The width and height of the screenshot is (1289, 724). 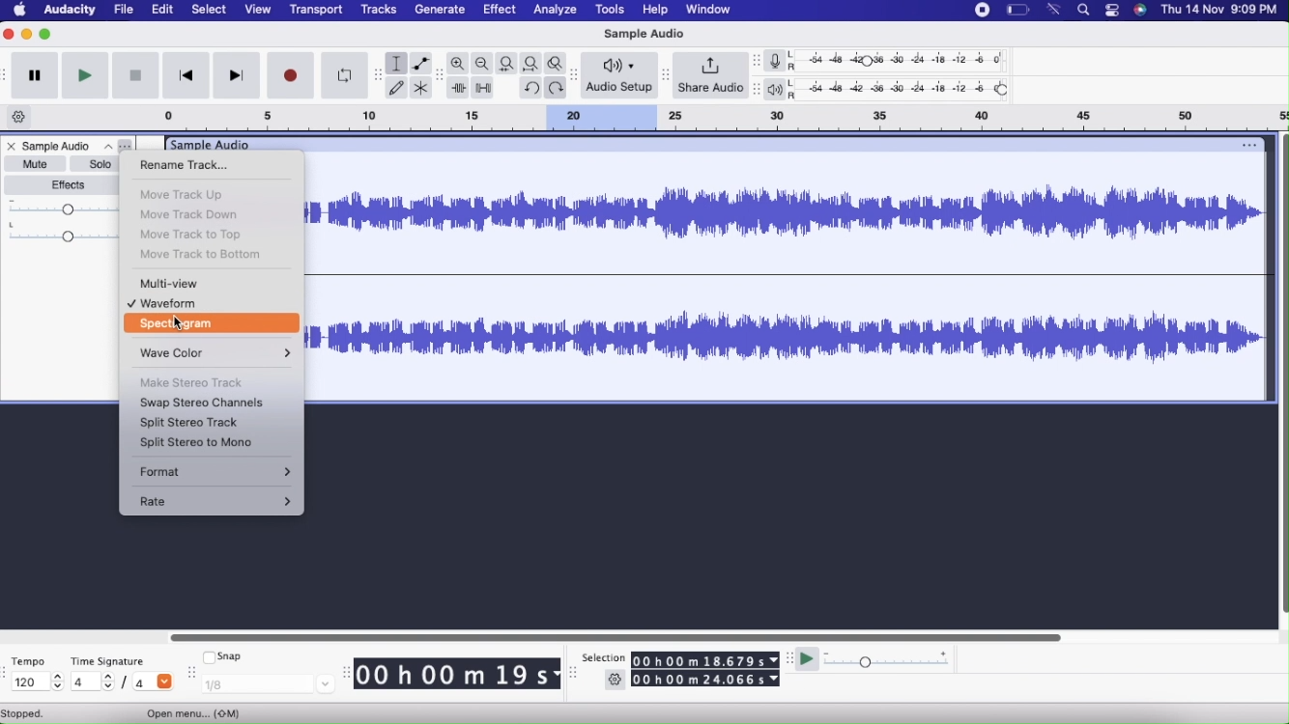 I want to click on network, so click(x=1053, y=11).